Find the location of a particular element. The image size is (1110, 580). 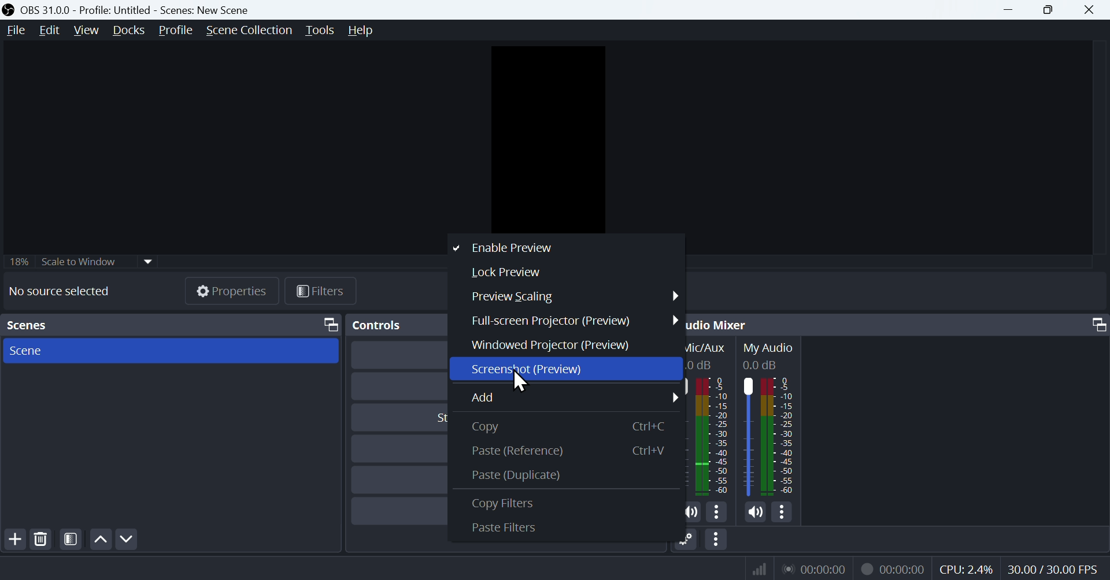

Maximize is located at coordinates (1093, 326).